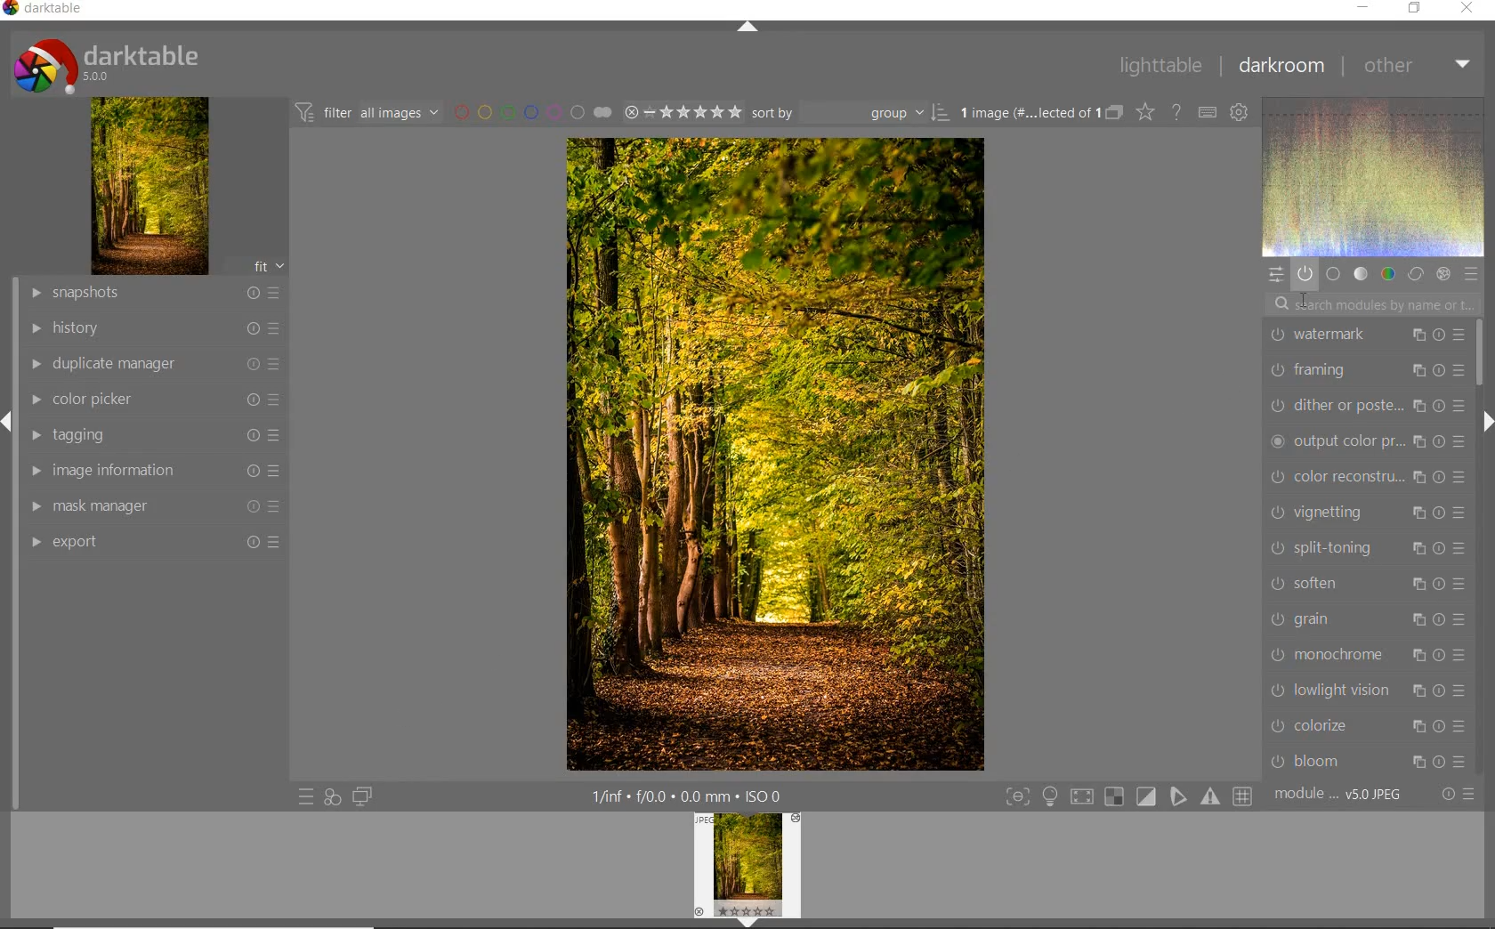 This screenshot has height=929, width=1495. Describe the element at coordinates (1370, 653) in the screenshot. I see `monochrome` at that location.